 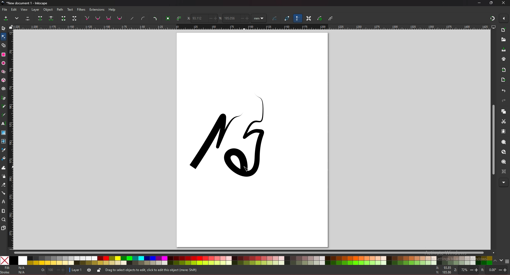 I want to click on object, so click(x=49, y=10).